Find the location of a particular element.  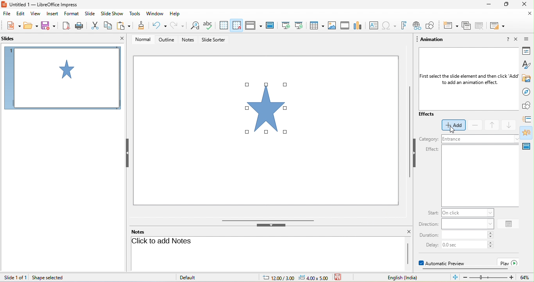

scrollbar is located at coordinates (408, 254).